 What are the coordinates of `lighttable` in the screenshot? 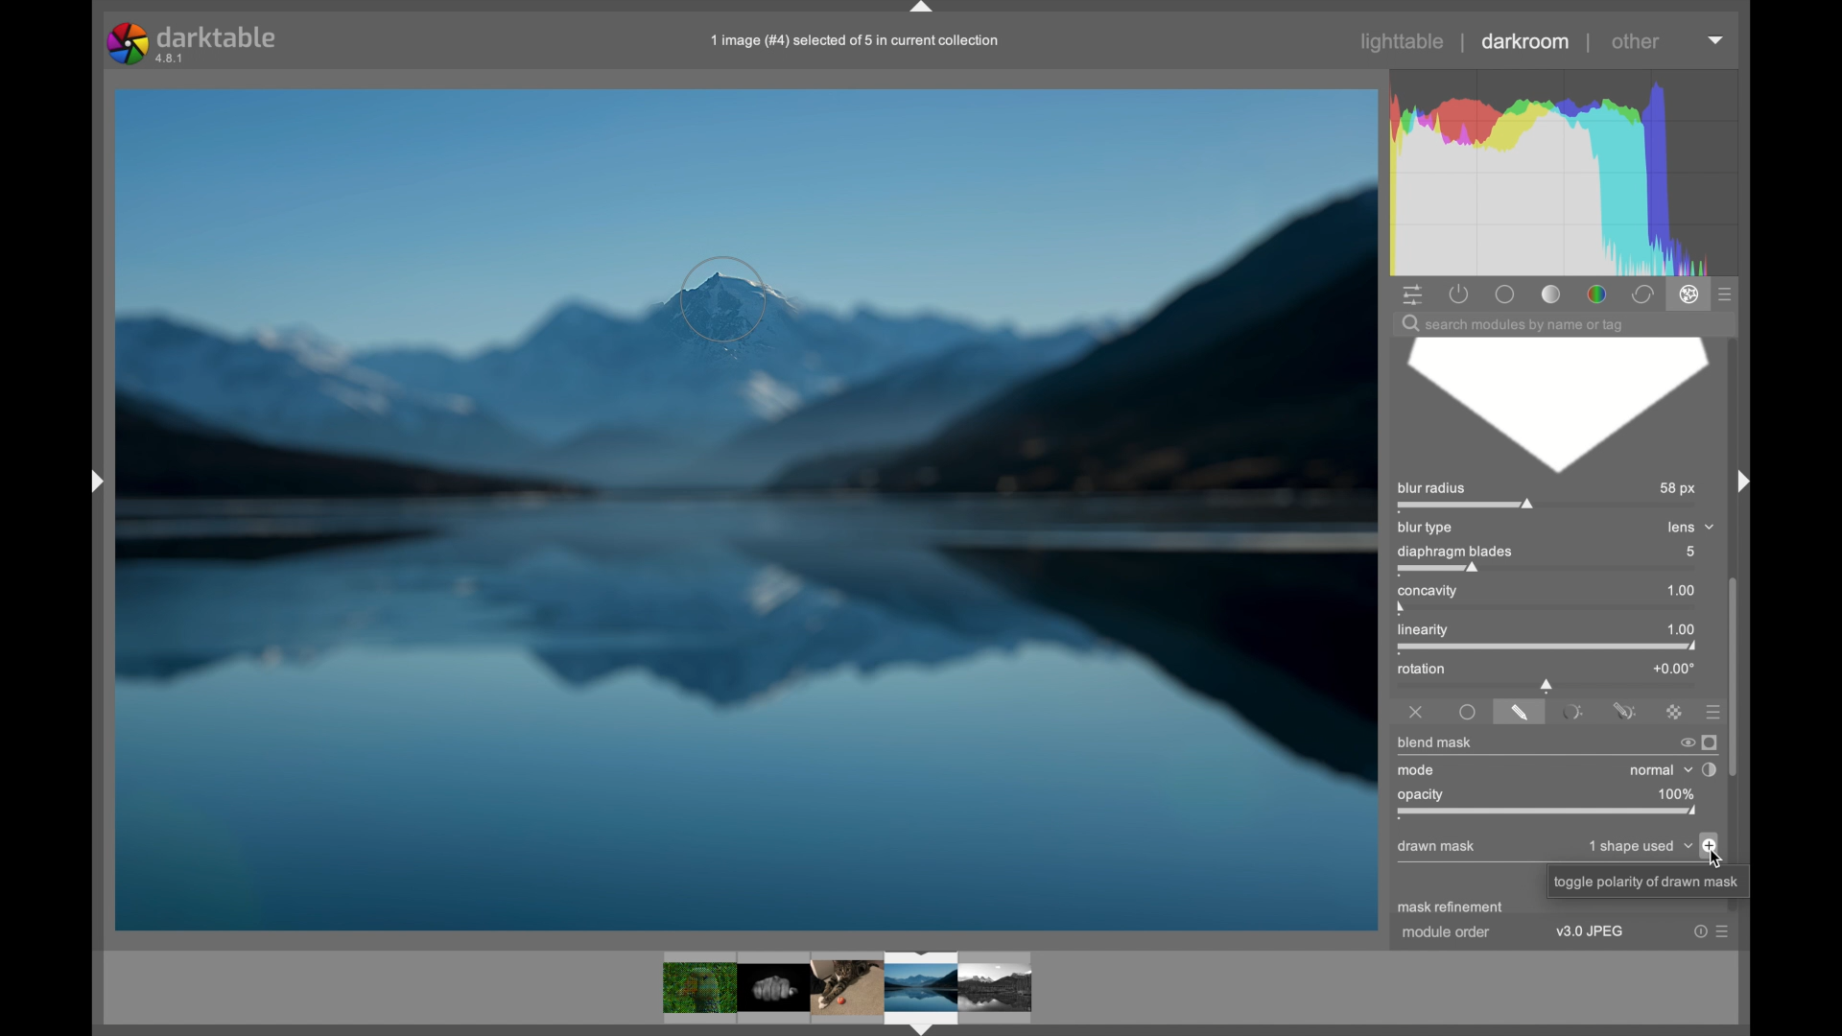 It's located at (1405, 42).